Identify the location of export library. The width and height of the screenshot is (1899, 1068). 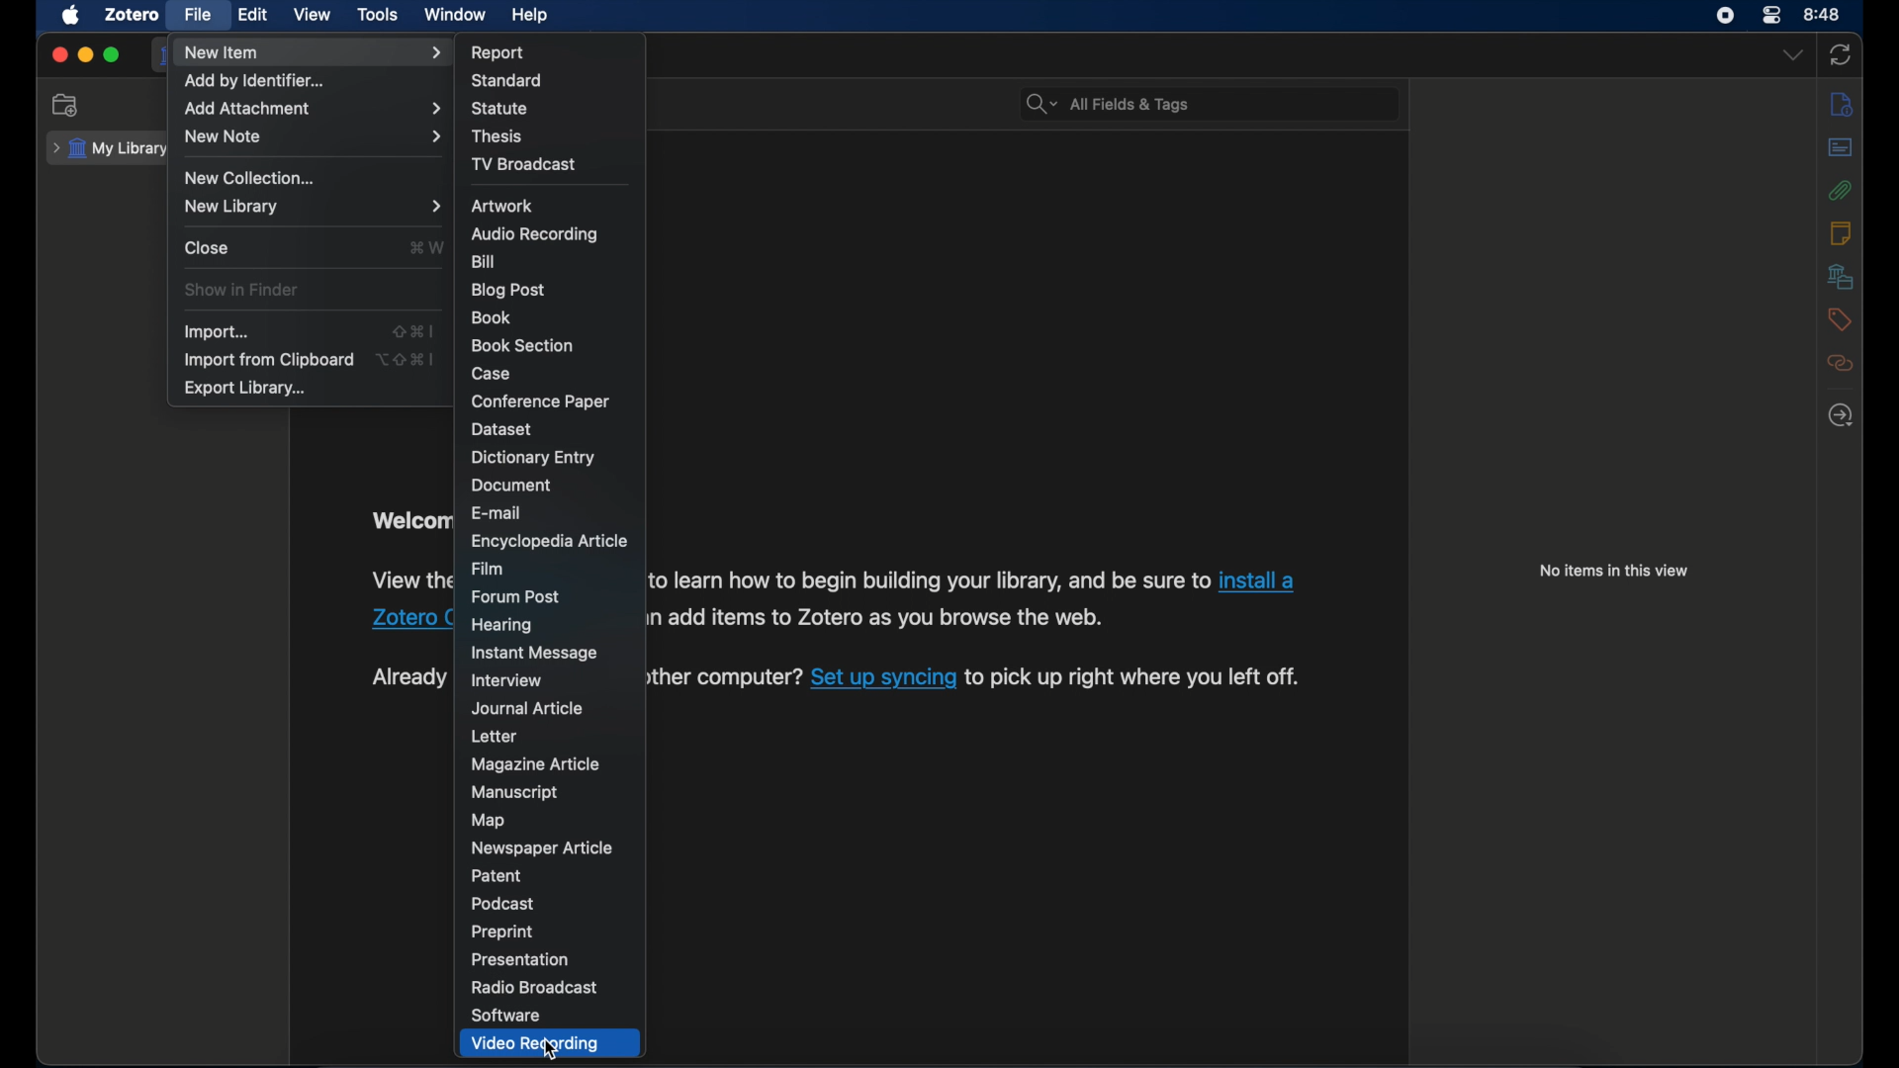
(244, 389).